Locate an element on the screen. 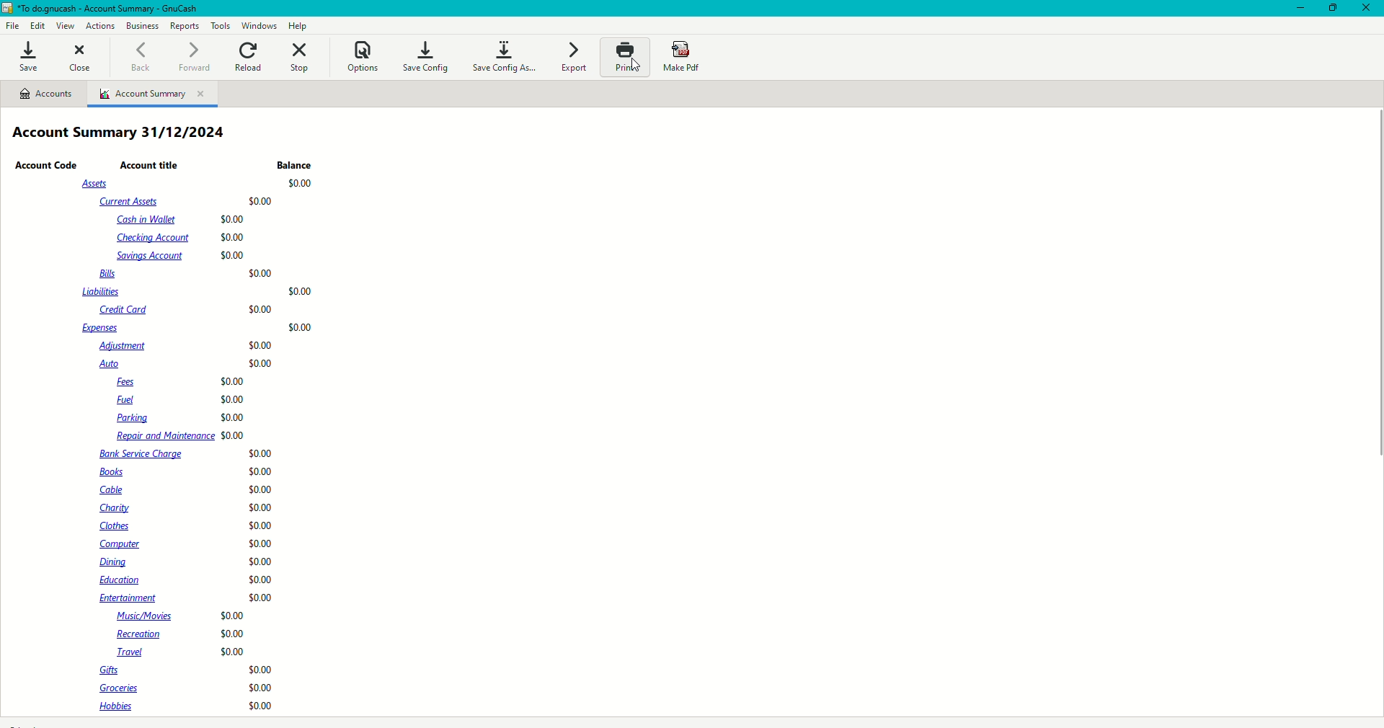 The width and height of the screenshot is (1384, 728). Save Config as is located at coordinates (503, 55).